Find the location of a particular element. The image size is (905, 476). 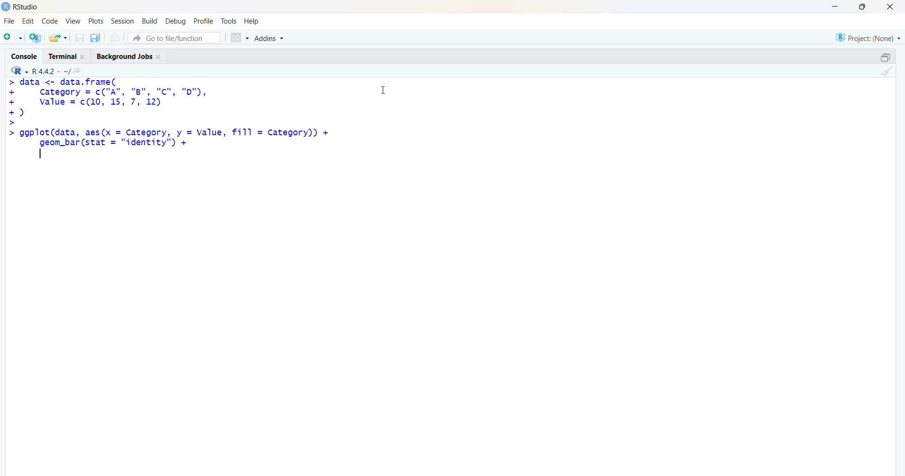

code is located at coordinates (49, 21).